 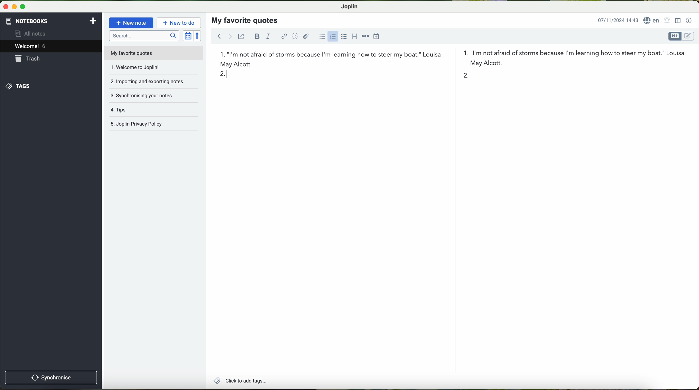 What do you see at coordinates (681, 36) in the screenshot?
I see `toggle editor` at bounding box center [681, 36].